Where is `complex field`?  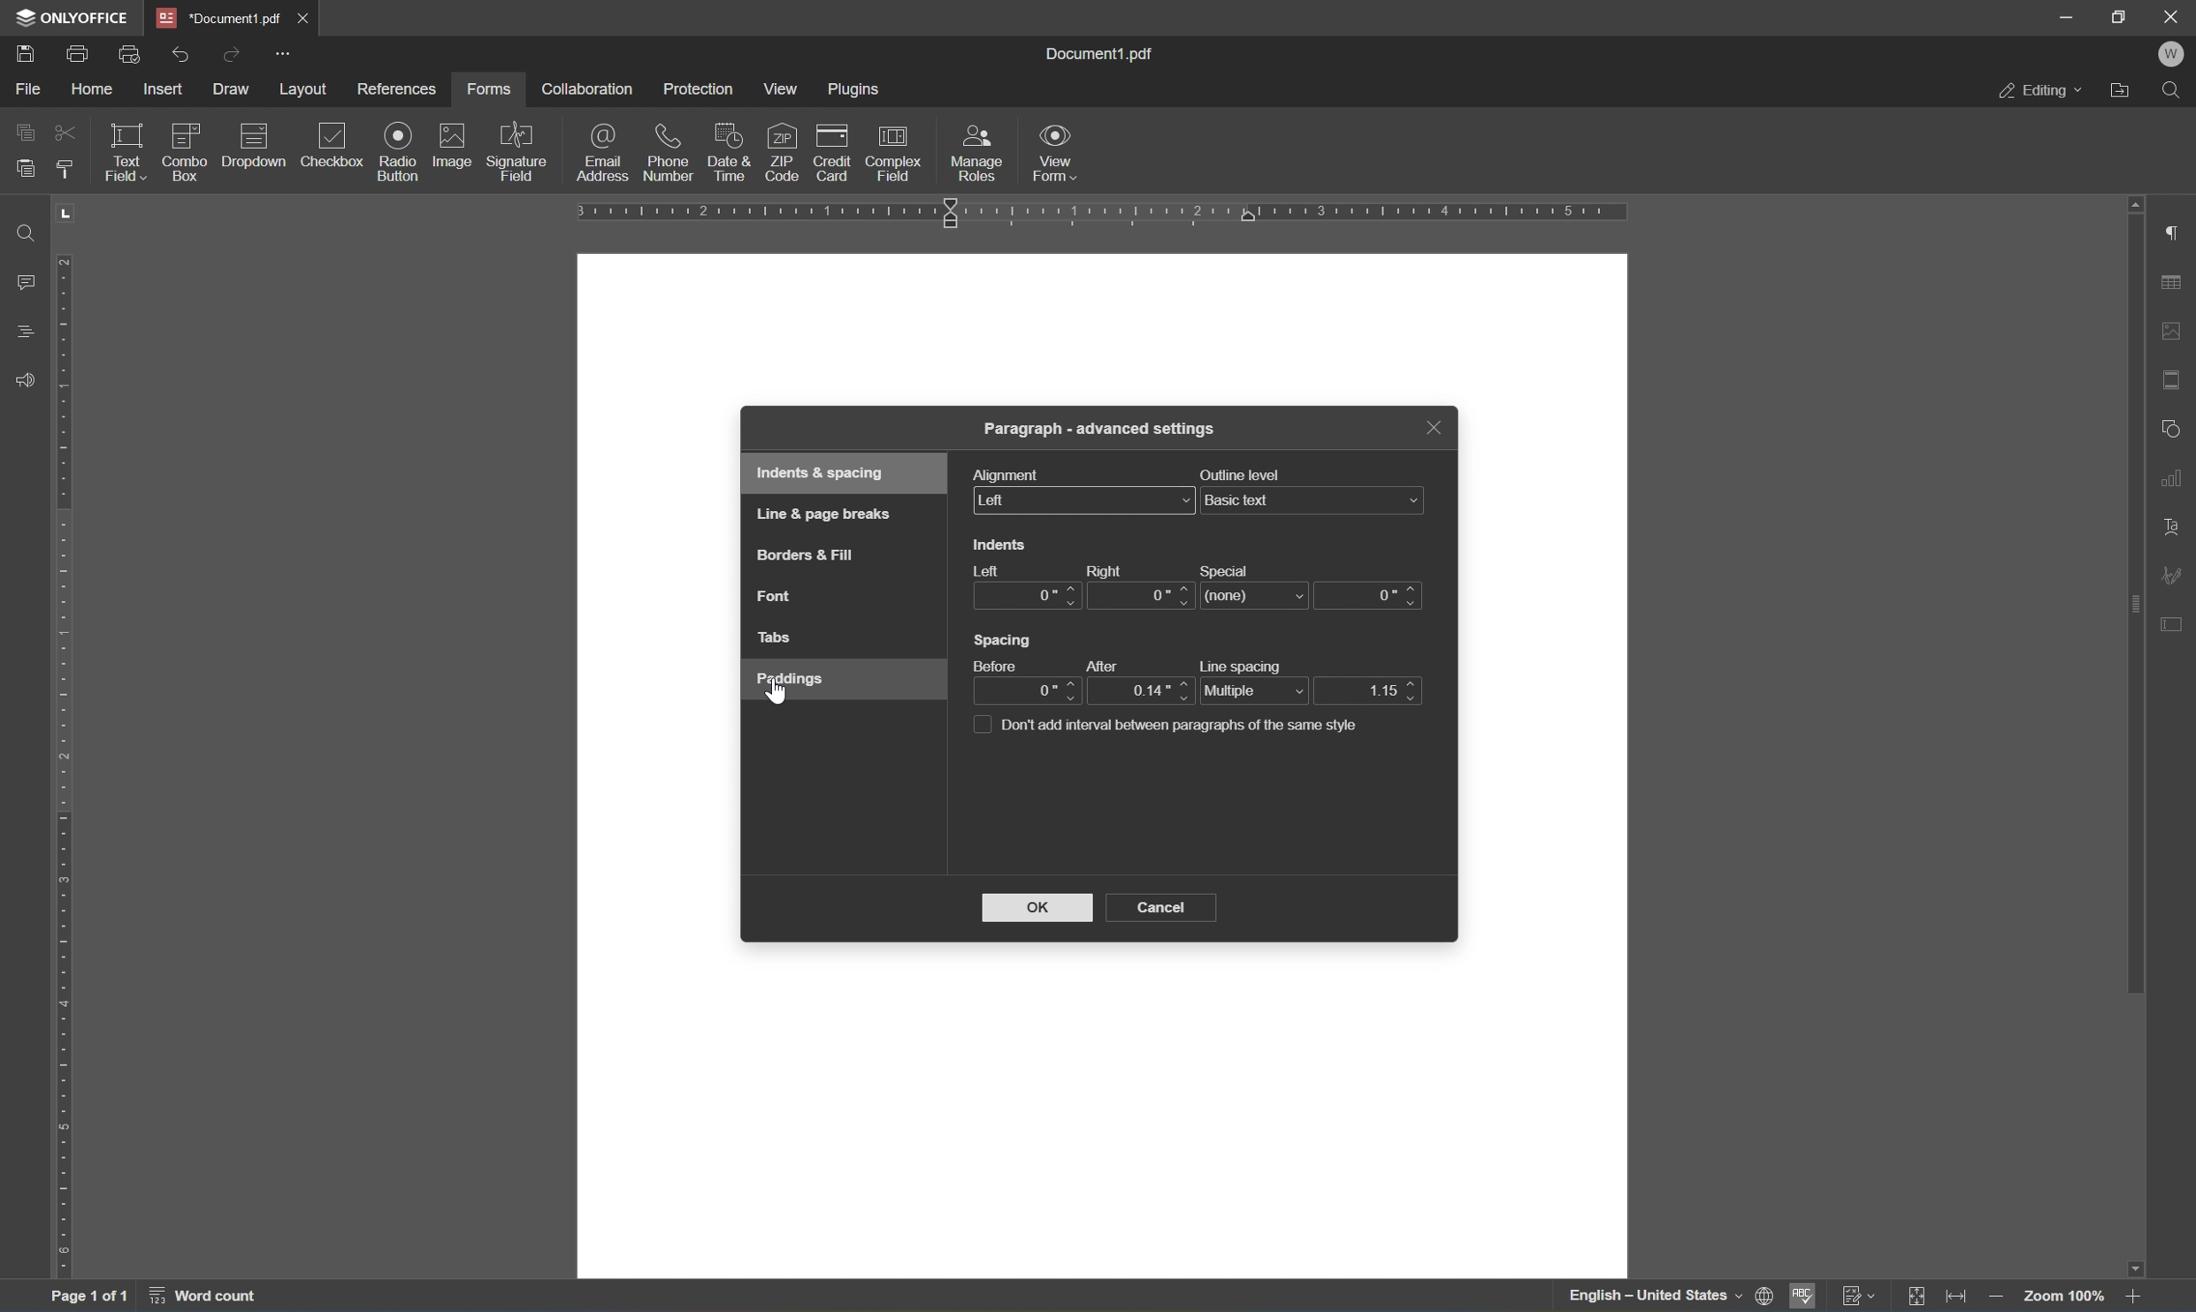 complex field is located at coordinates (895, 151).